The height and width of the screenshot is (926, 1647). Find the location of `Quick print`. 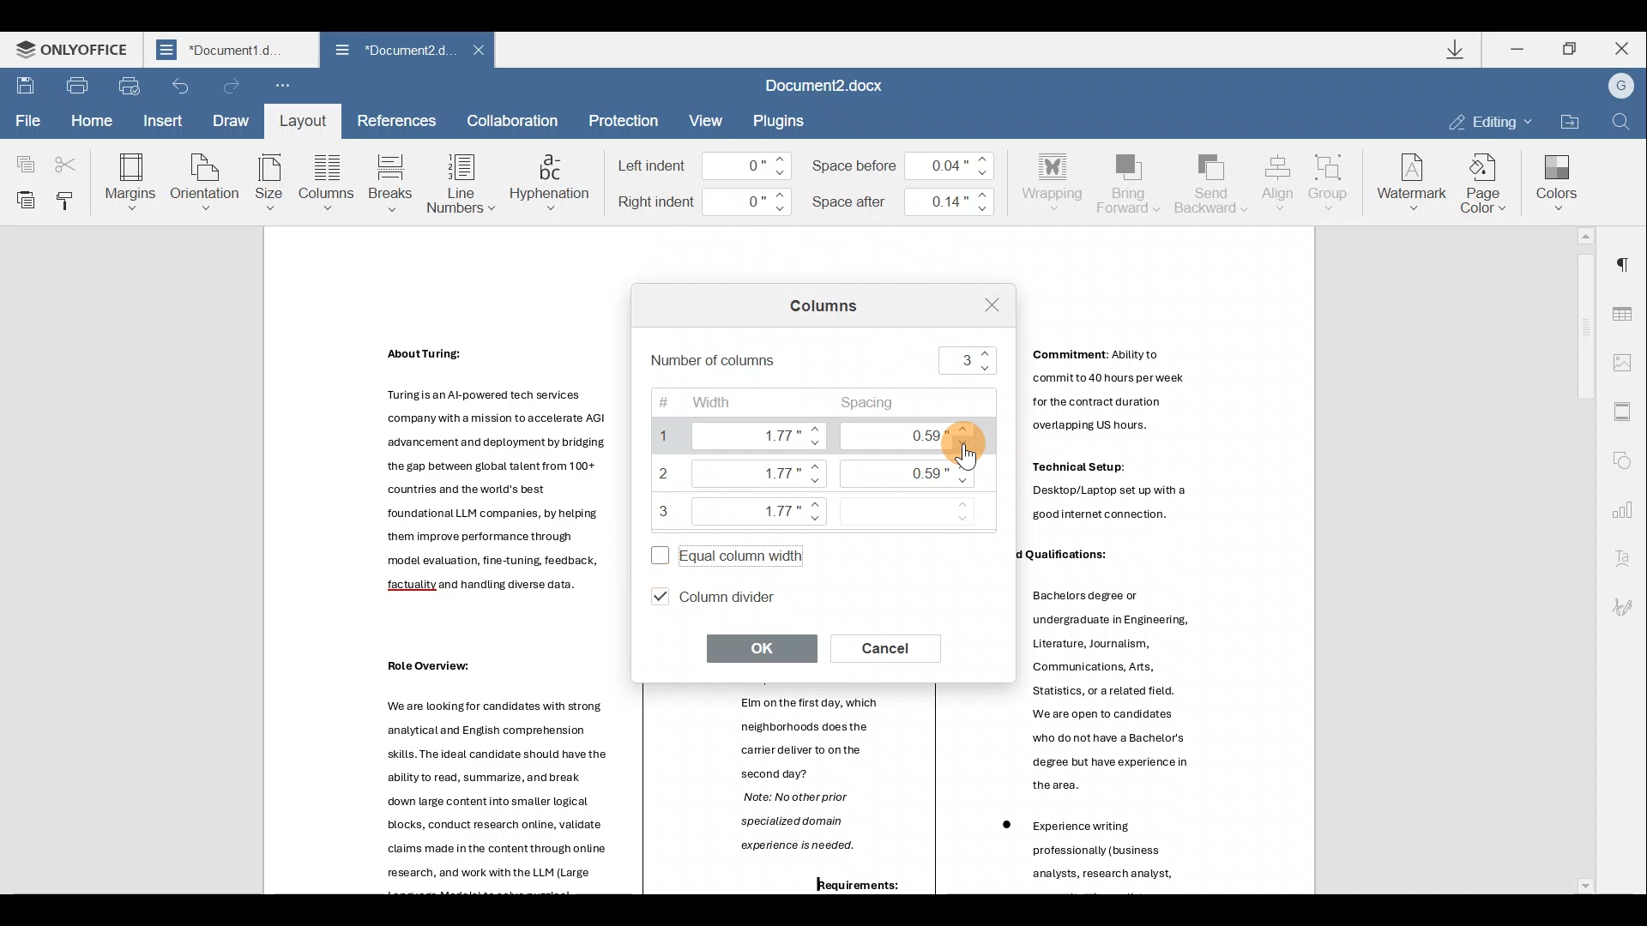

Quick print is located at coordinates (130, 84).